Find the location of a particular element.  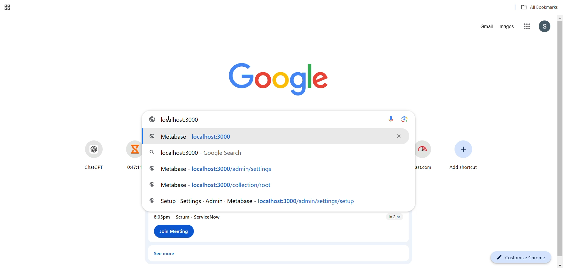

move up is located at coordinates (559, 18).